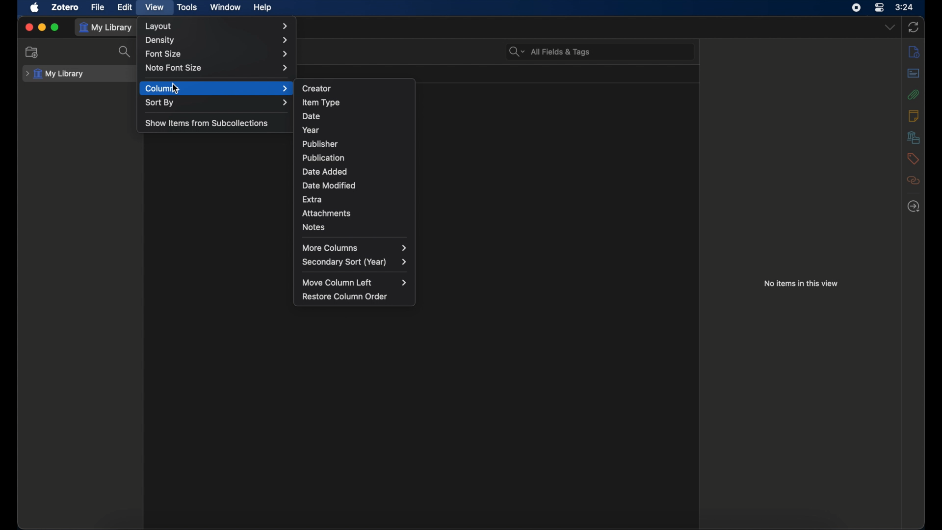 The height and width of the screenshot is (530, 942). Describe the element at coordinates (226, 6) in the screenshot. I see `window` at that location.